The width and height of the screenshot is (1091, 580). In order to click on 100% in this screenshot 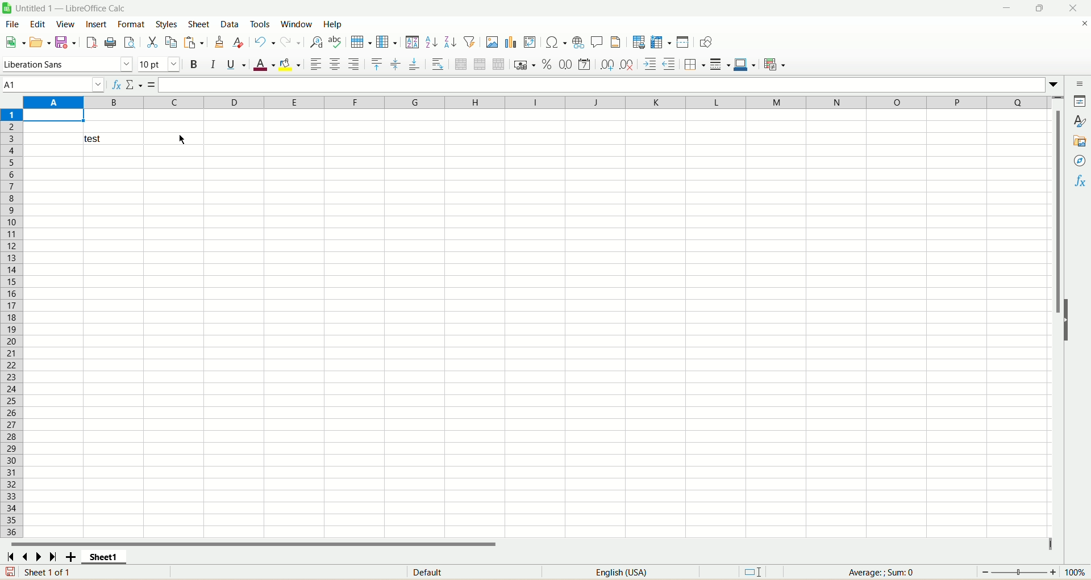, I will do `click(1075, 572)`.